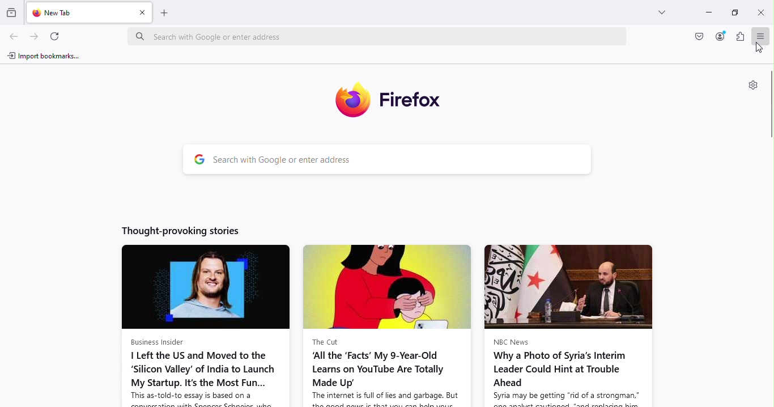 The width and height of the screenshot is (774, 407). I want to click on Firefox icon, so click(387, 99).